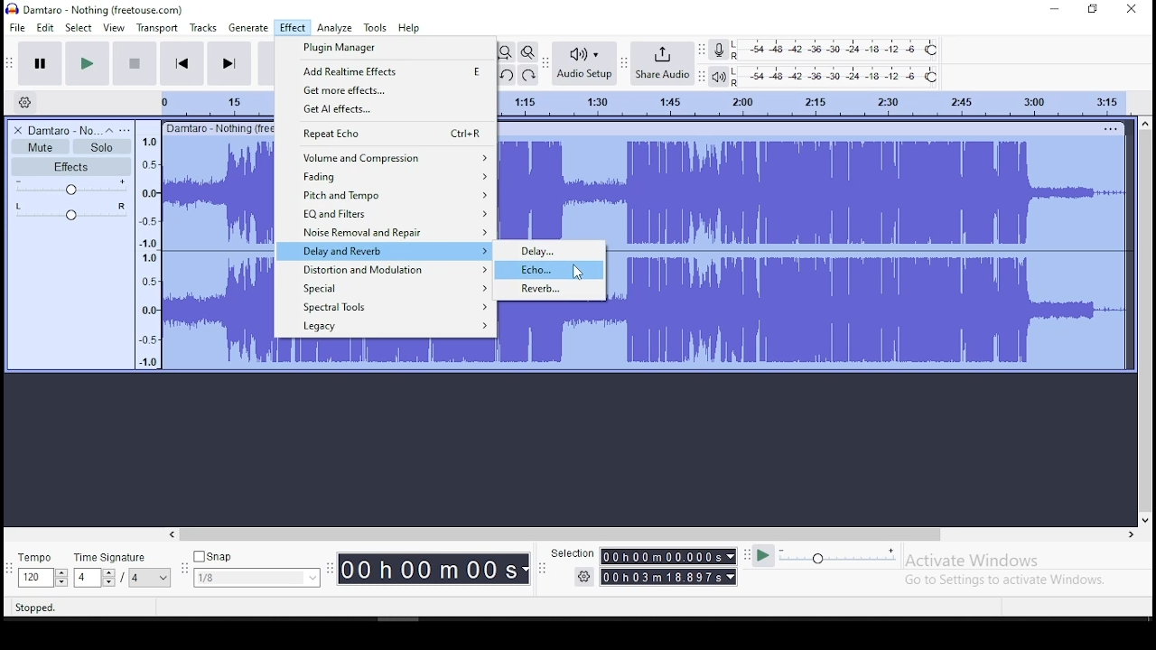 The image size is (1156, 650). Describe the element at coordinates (385, 177) in the screenshot. I see `fading` at that location.